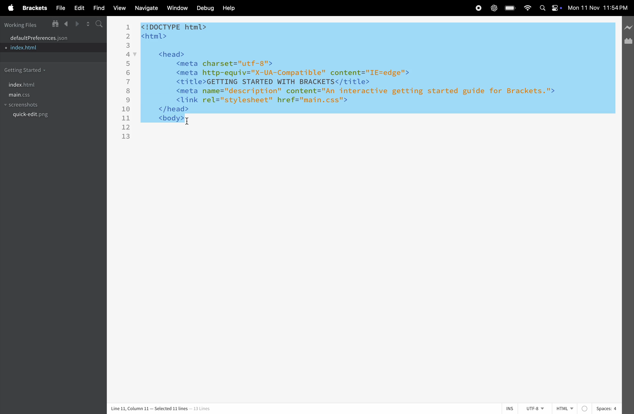  What do you see at coordinates (177, 8) in the screenshot?
I see `window` at bounding box center [177, 8].